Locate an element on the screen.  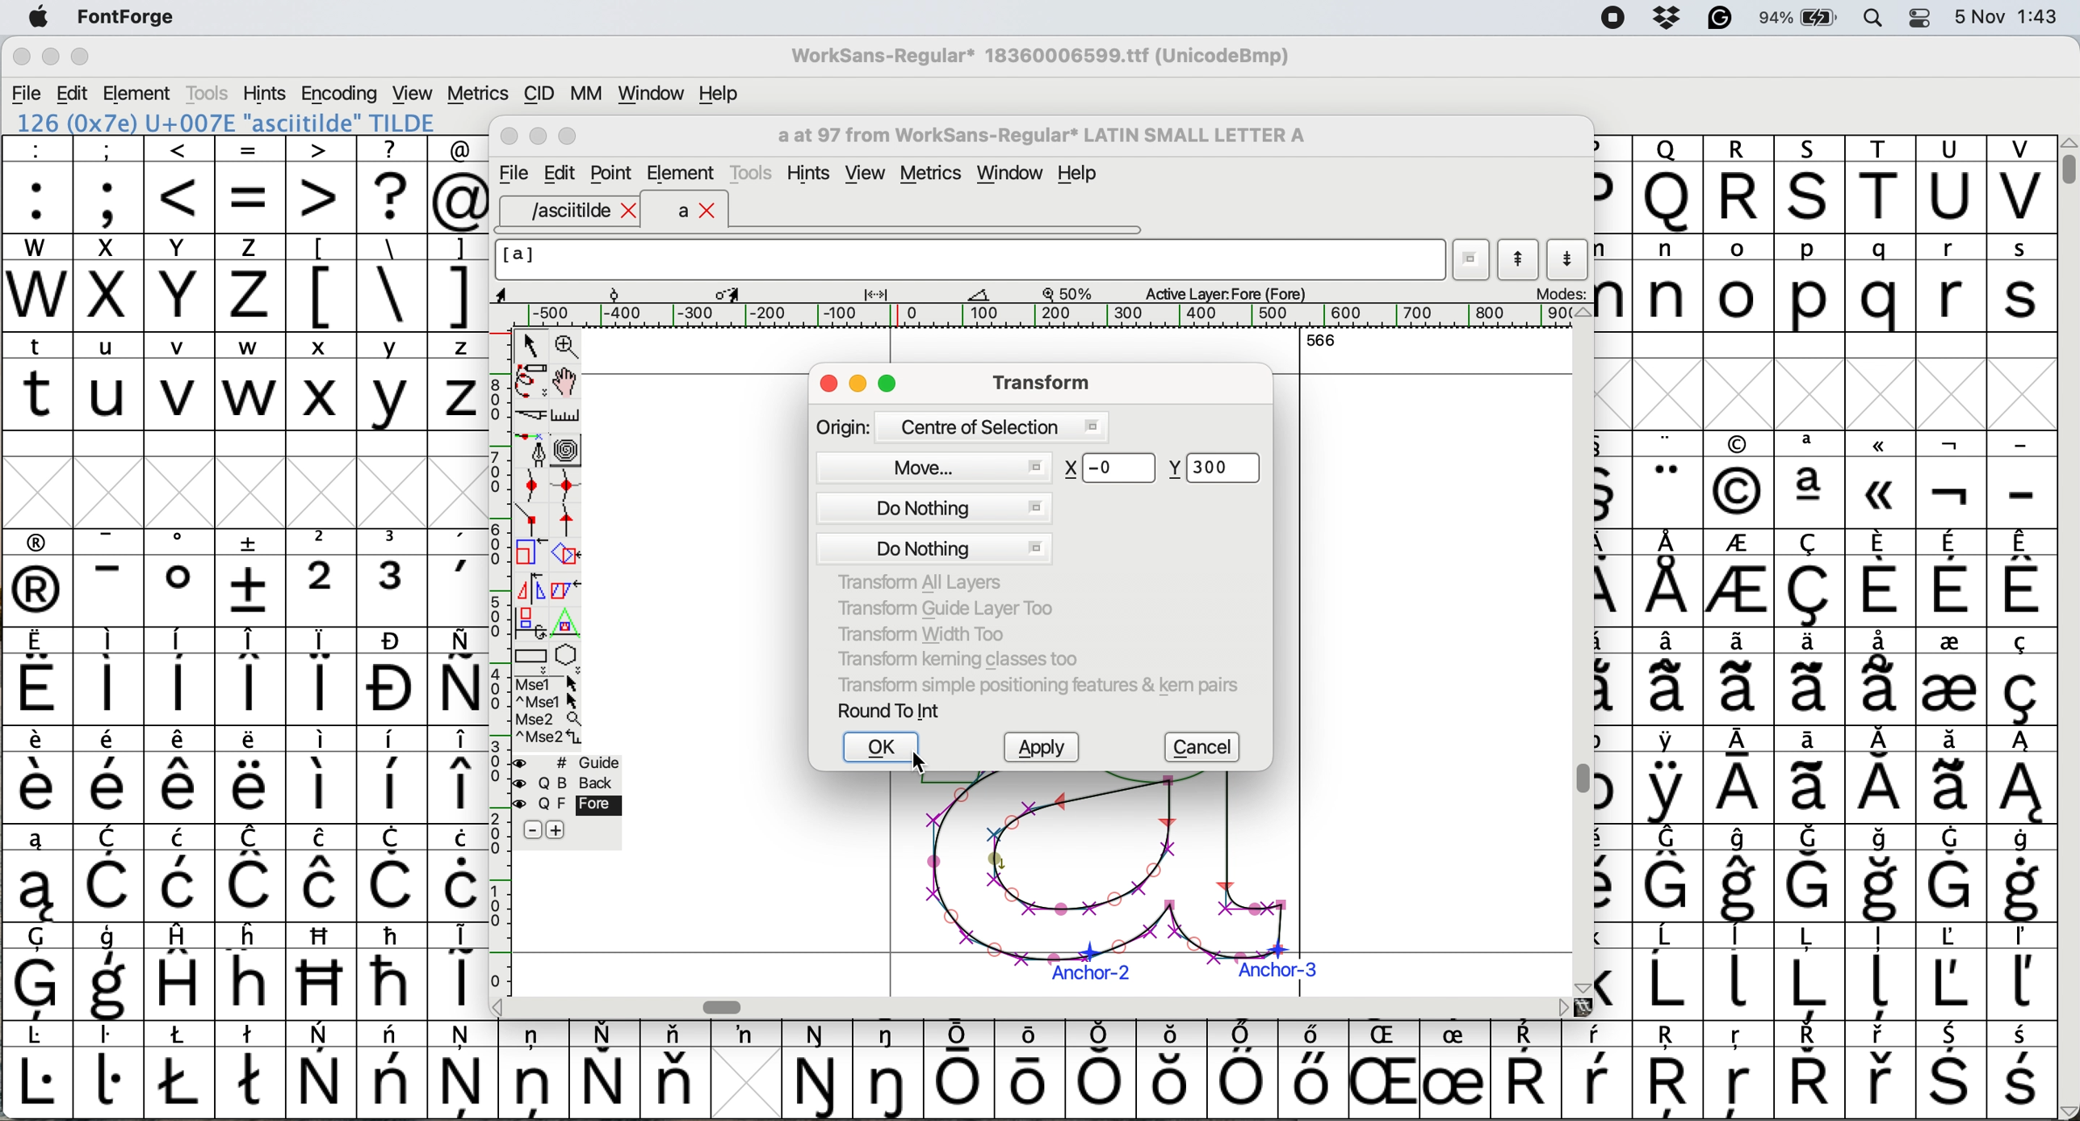
symbol is located at coordinates (1034, 1067).